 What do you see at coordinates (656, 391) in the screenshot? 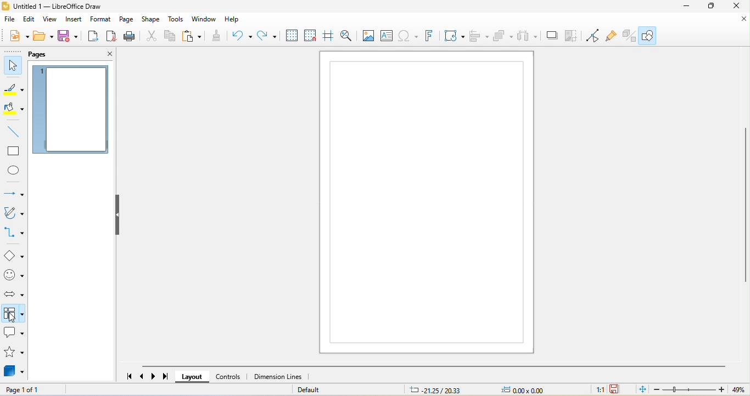
I see `zoom out` at bounding box center [656, 391].